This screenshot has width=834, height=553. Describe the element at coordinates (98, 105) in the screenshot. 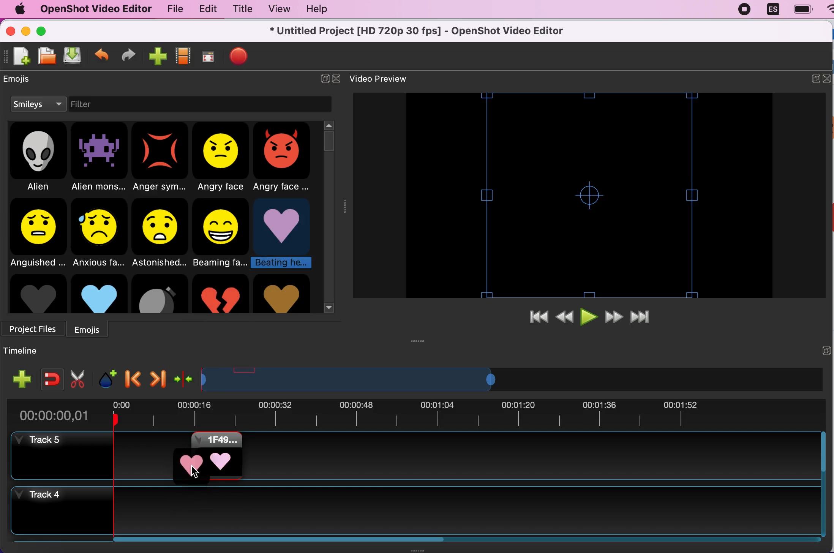

I see `filter` at that location.